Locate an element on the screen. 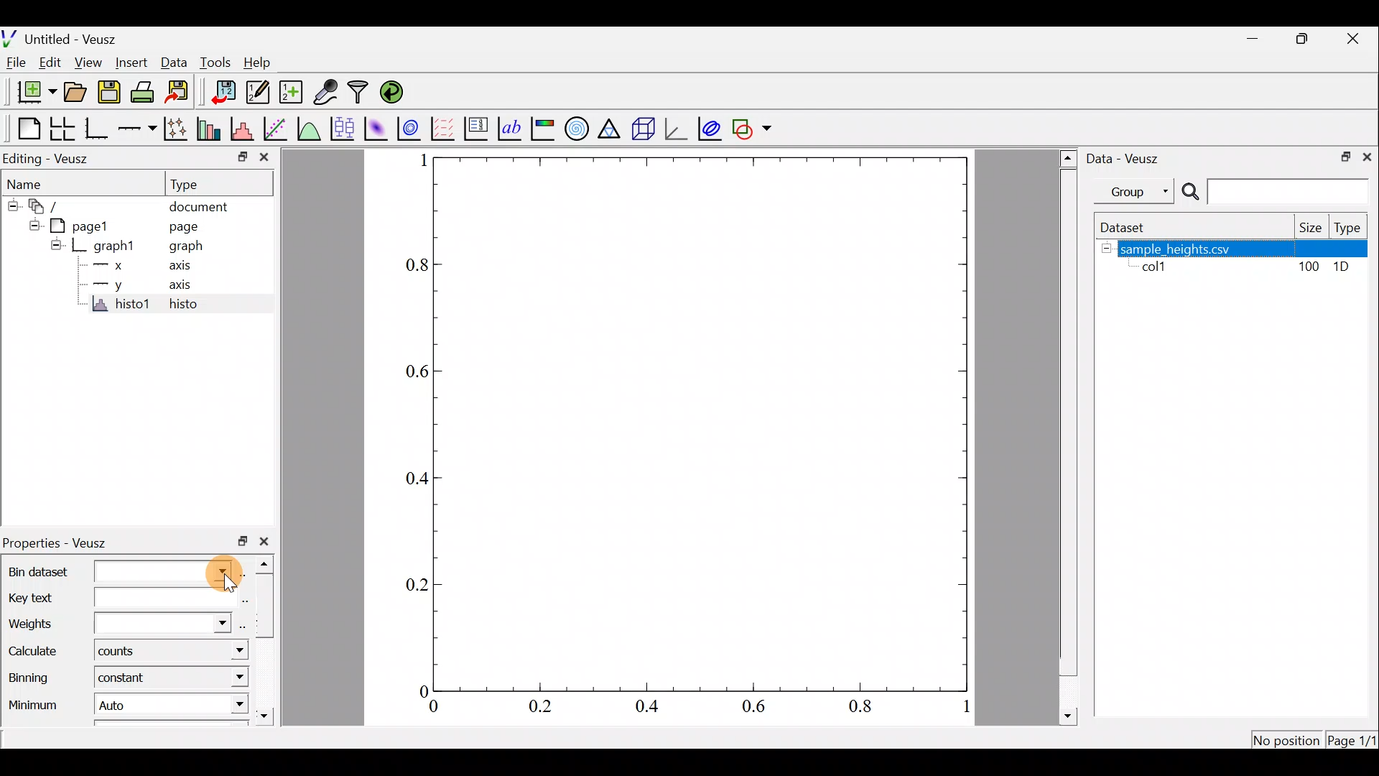 The width and height of the screenshot is (1379, 776). axis, is located at coordinates (180, 285).